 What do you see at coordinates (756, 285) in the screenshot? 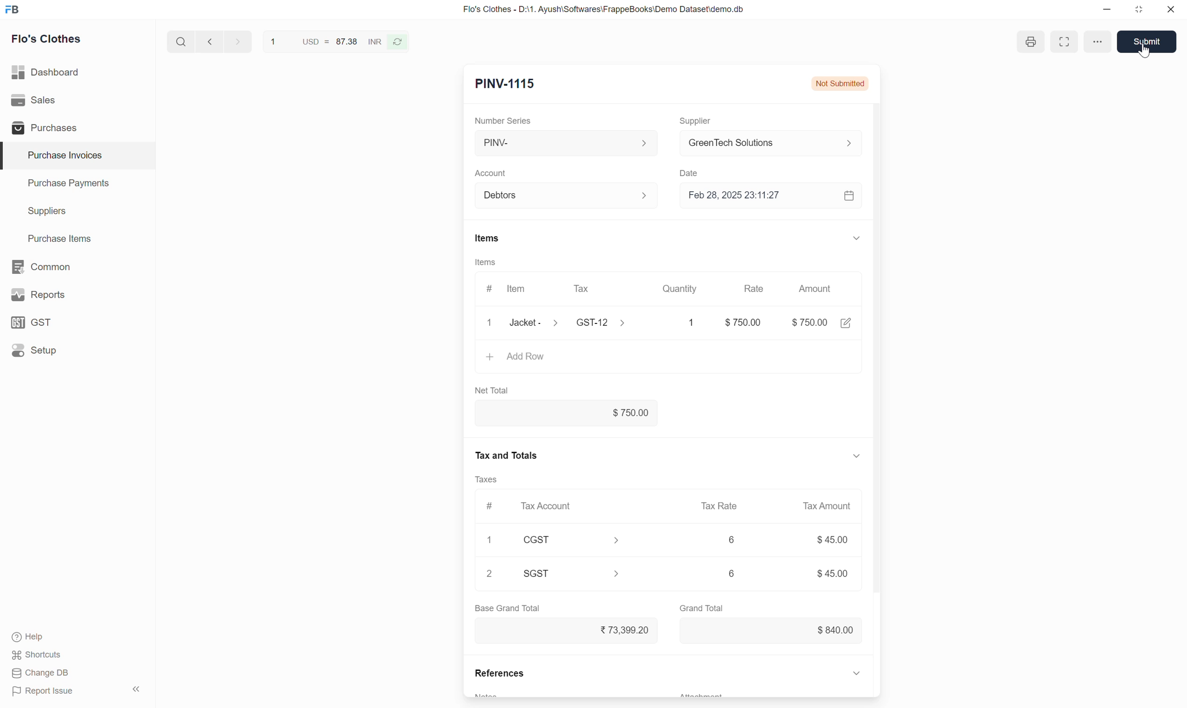
I see `Rate` at bounding box center [756, 285].